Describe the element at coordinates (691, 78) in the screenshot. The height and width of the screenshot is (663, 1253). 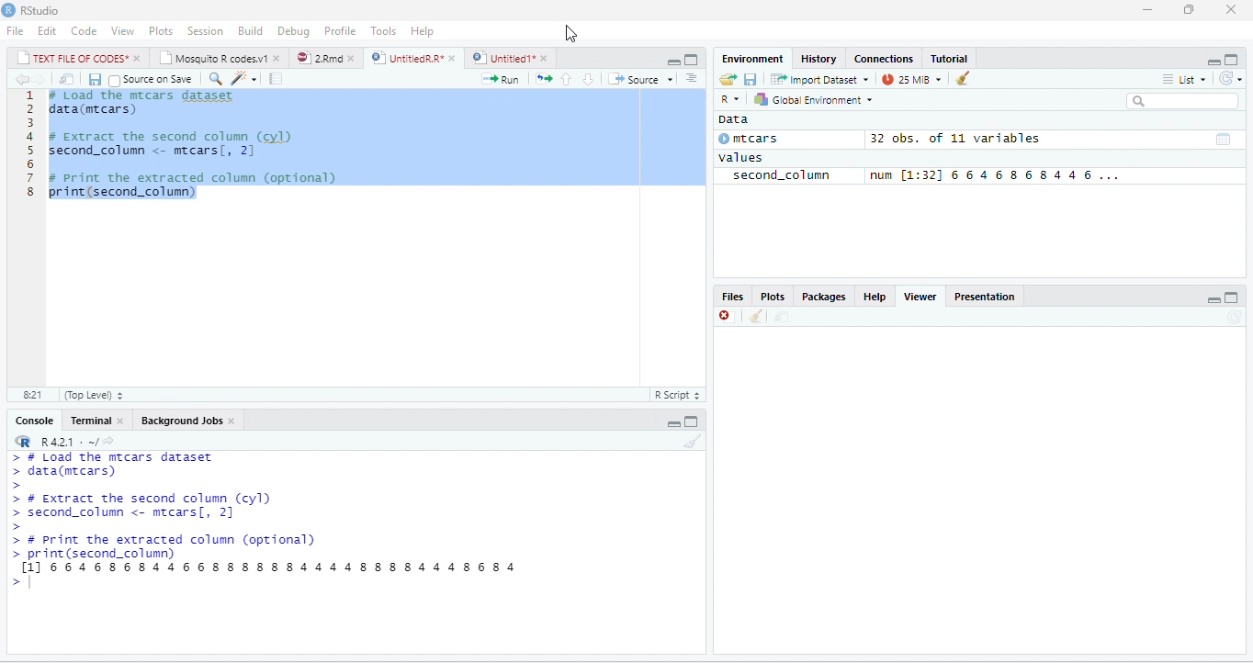
I see `show document outline` at that location.